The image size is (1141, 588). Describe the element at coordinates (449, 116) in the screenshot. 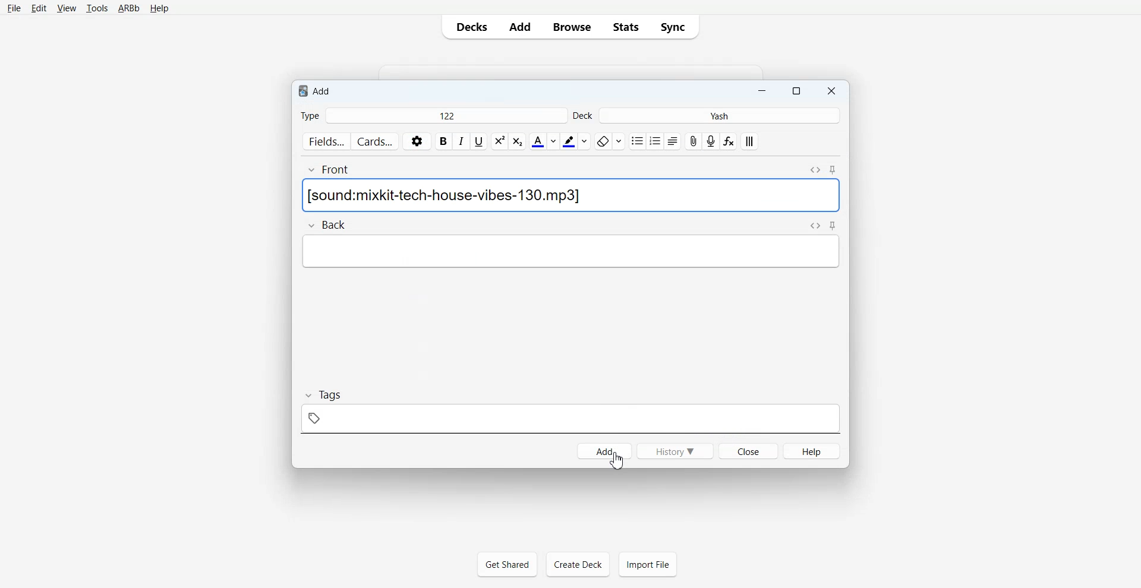

I see `122` at that location.